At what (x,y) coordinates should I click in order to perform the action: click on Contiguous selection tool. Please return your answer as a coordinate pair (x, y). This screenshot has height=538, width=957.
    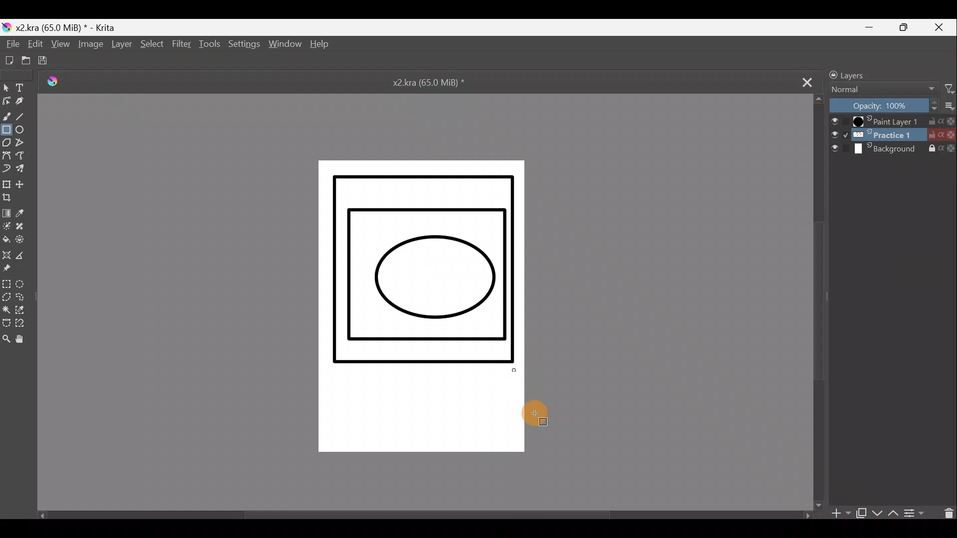
    Looking at the image, I should click on (6, 311).